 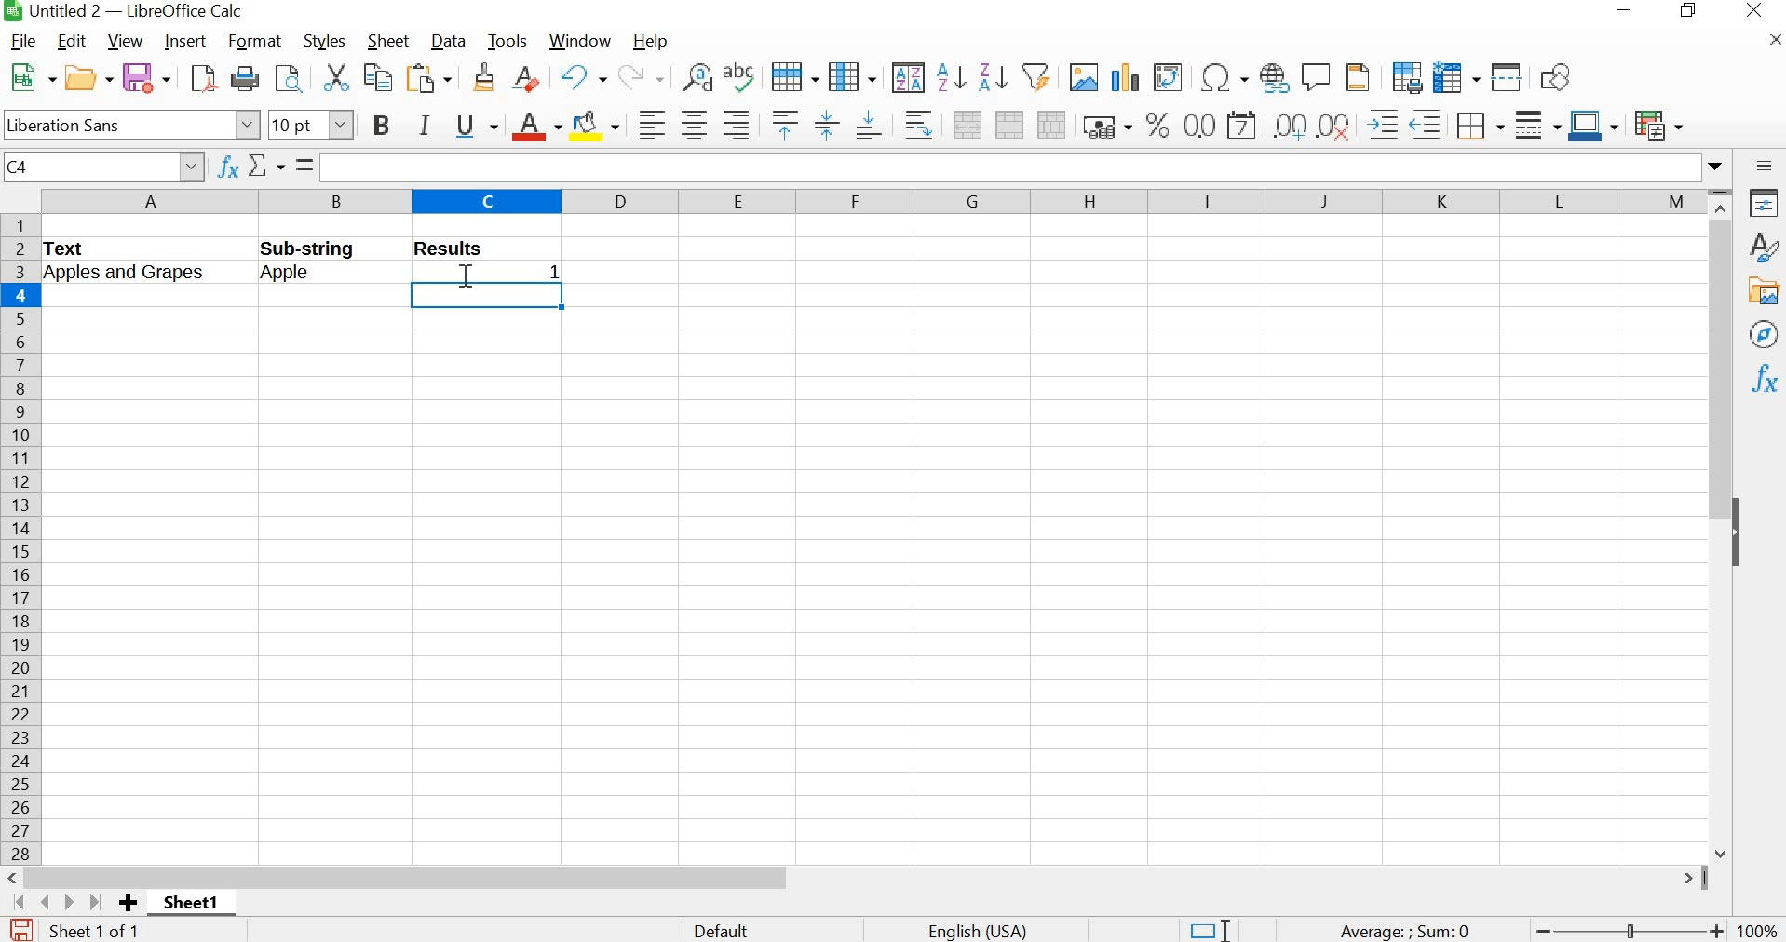 What do you see at coordinates (1155, 125) in the screenshot?
I see `format as percent` at bounding box center [1155, 125].